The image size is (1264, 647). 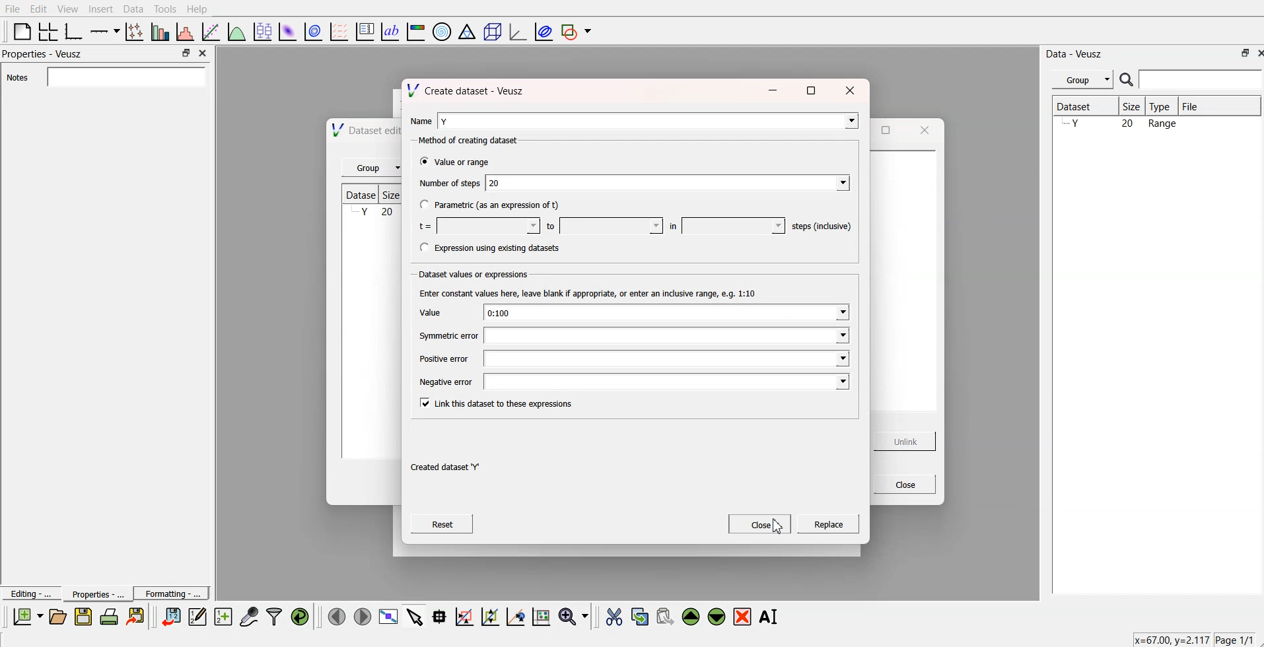 I want to click on (Expression using existing datasets., so click(x=489, y=248).